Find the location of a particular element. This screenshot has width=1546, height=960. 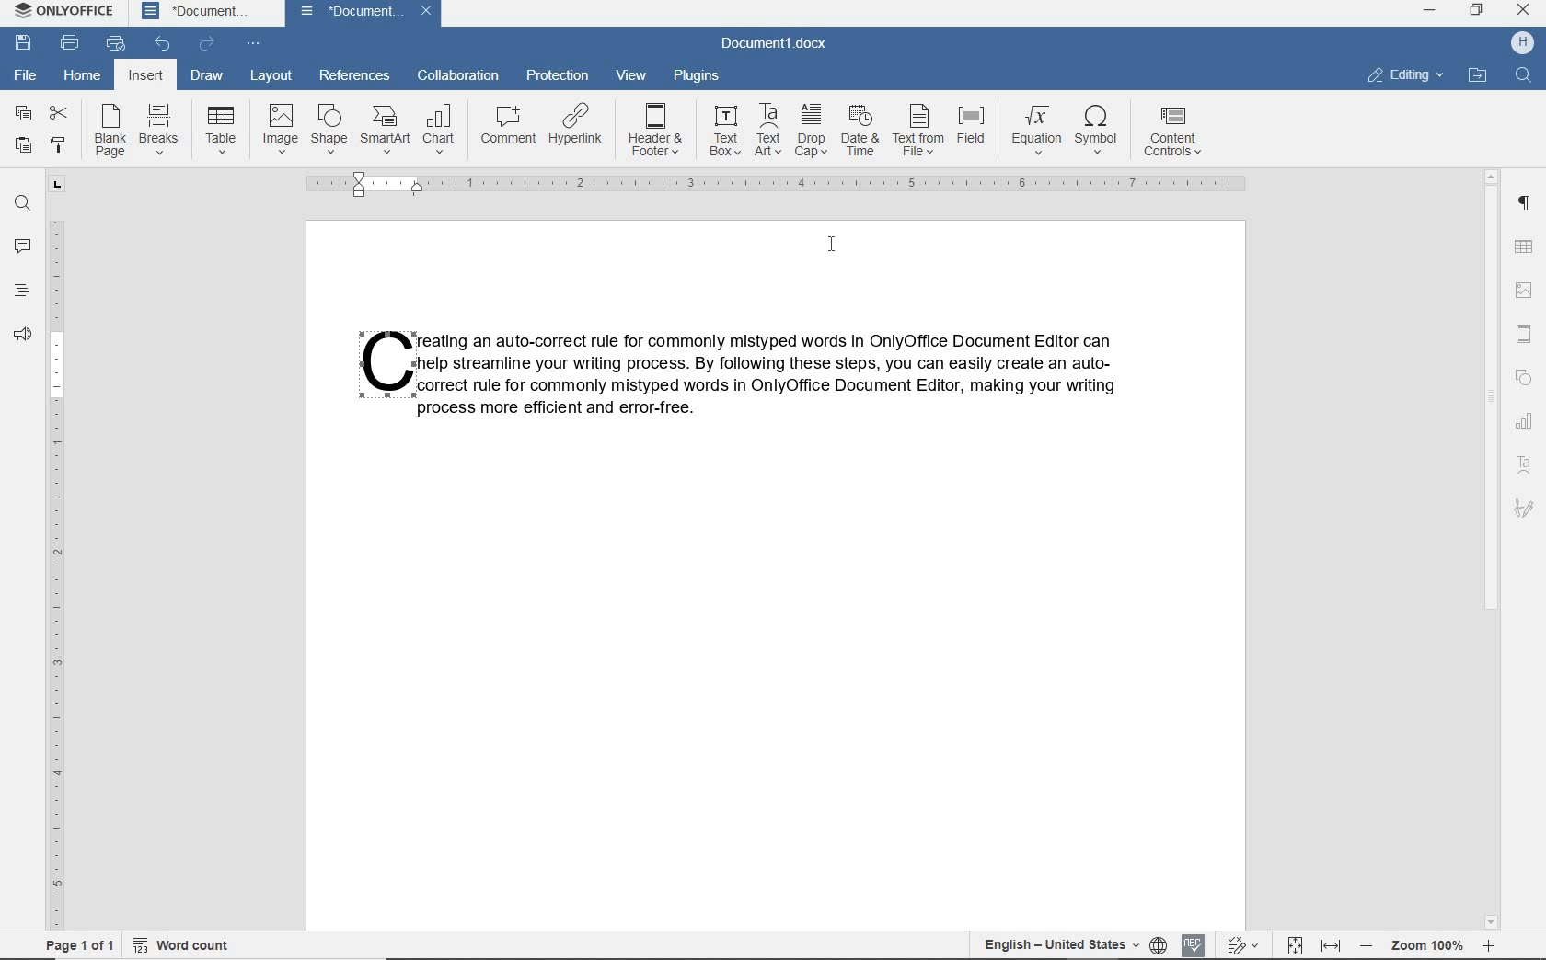

text art is located at coordinates (767, 131).